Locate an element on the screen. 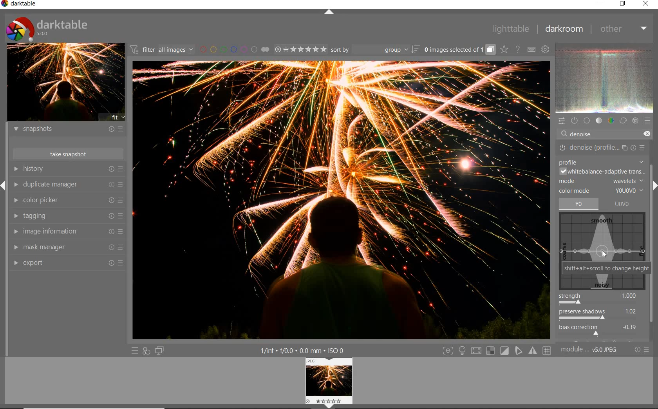 The image size is (658, 409). base is located at coordinates (587, 121).